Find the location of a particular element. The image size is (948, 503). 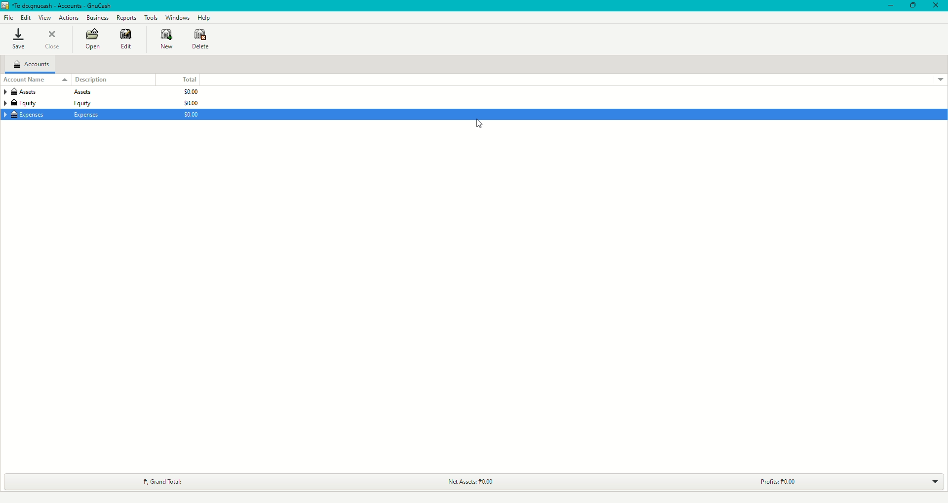

Help is located at coordinates (204, 17).